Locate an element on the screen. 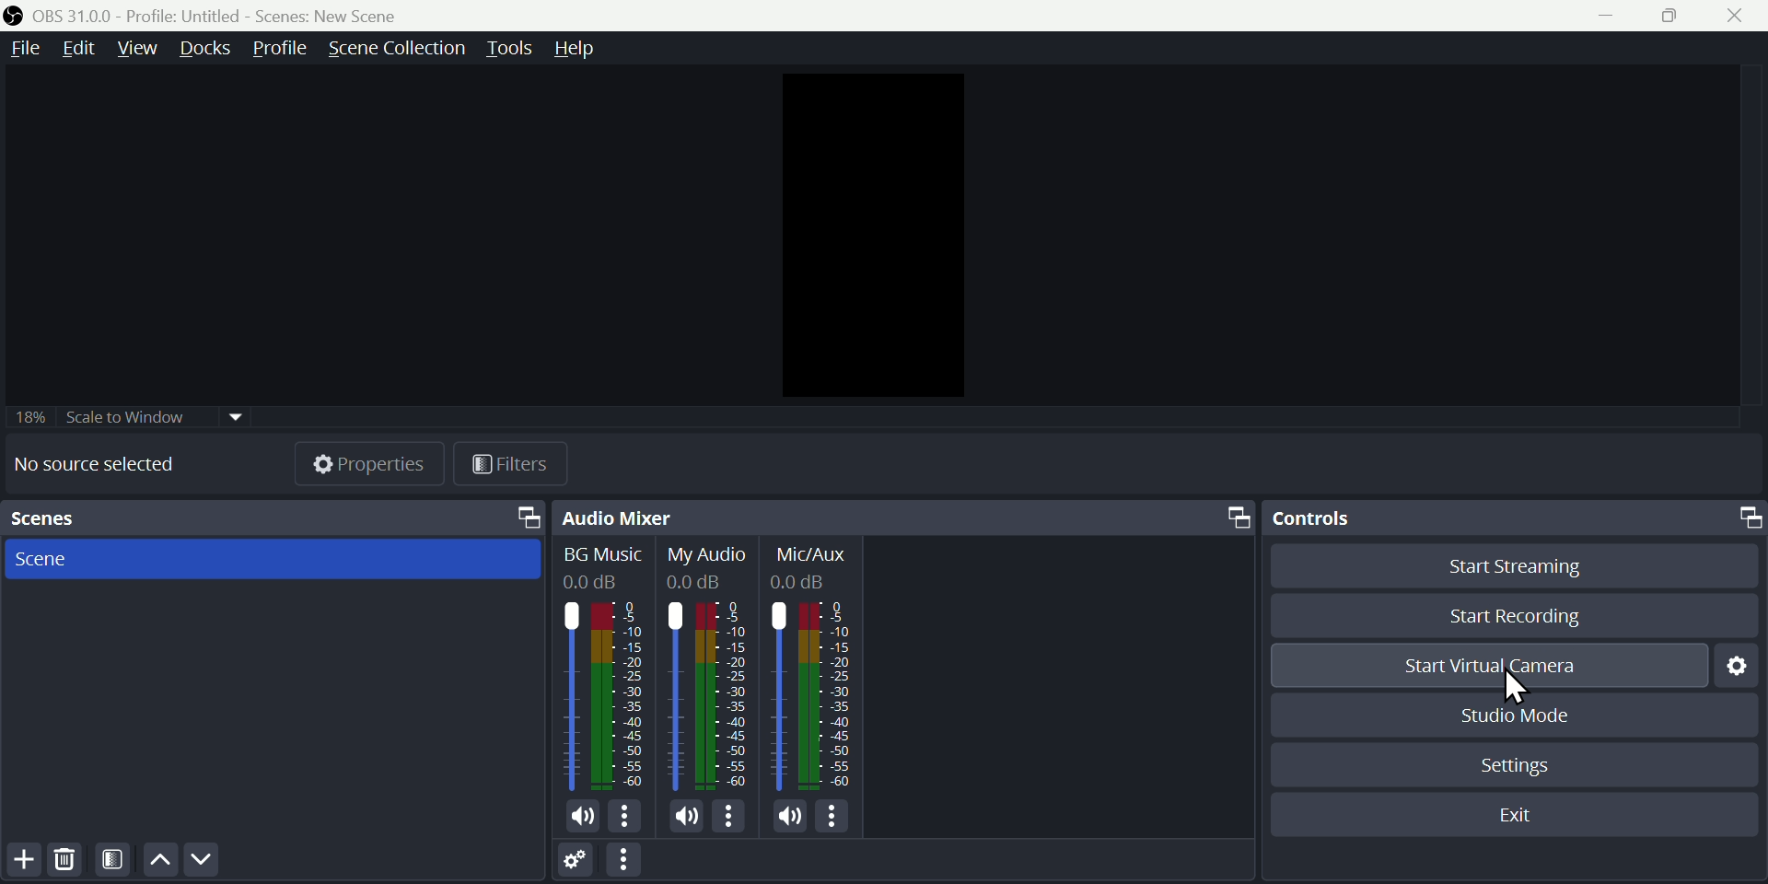 The width and height of the screenshot is (1768, 884). File is located at coordinates (24, 49).